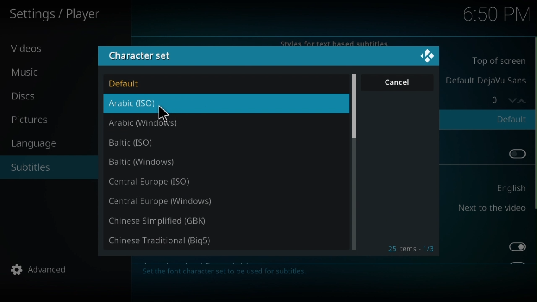 The height and width of the screenshot is (302, 537). What do you see at coordinates (151, 162) in the screenshot?
I see `Baltic (windows)` at bounding box center [151, 162].